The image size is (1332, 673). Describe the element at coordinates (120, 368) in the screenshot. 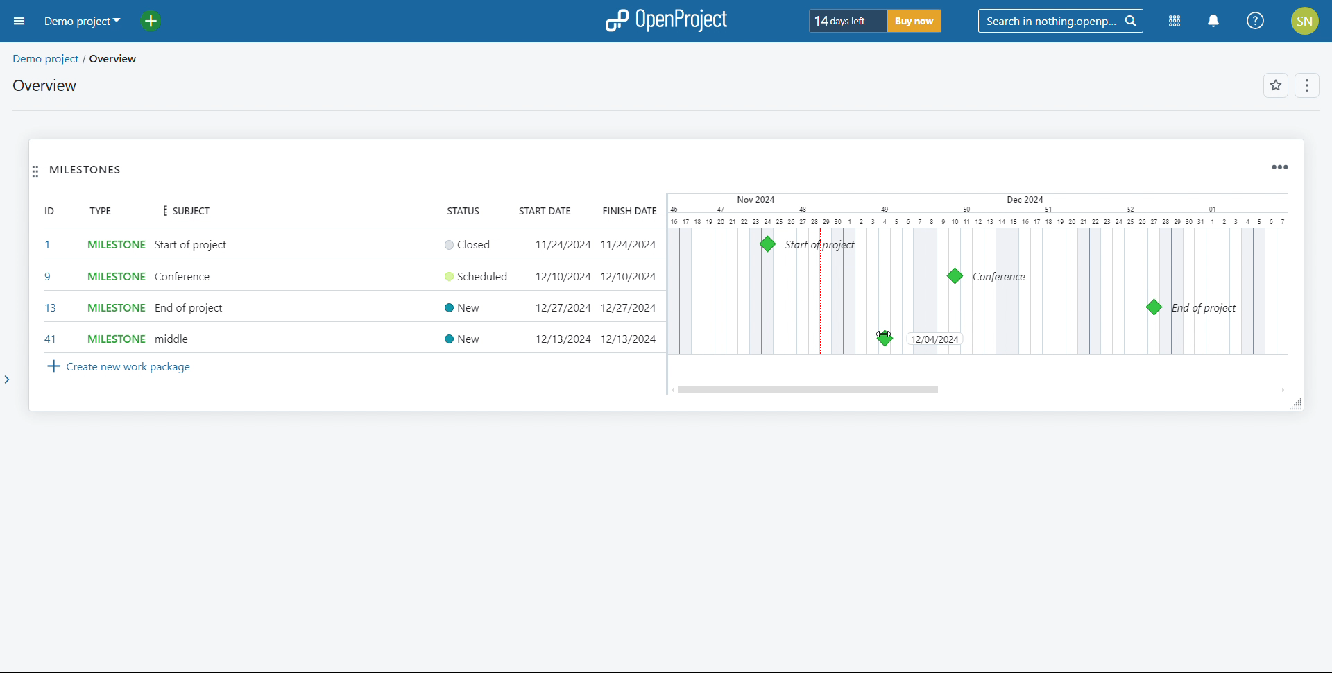

I see `create new work package` at that location.